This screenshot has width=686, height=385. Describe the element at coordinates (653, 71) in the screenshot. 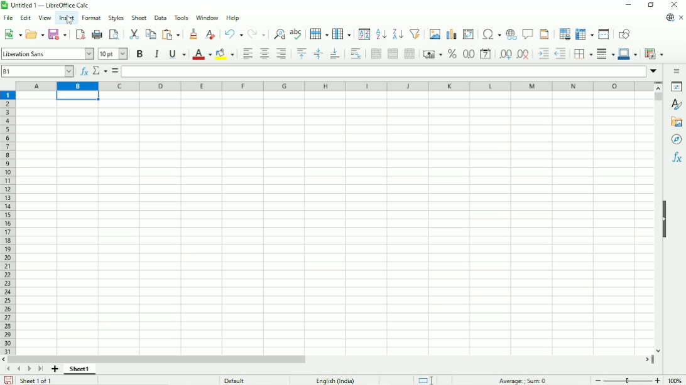

I see `Expand formula bar` at that location.